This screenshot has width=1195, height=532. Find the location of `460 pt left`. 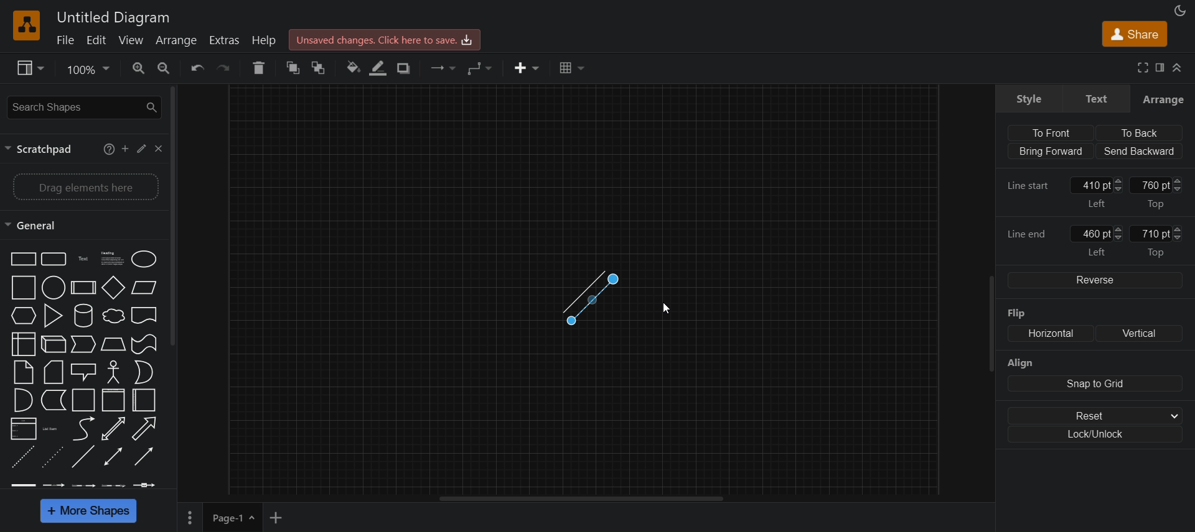

460 pt left is located at coordinates (1099, 240).